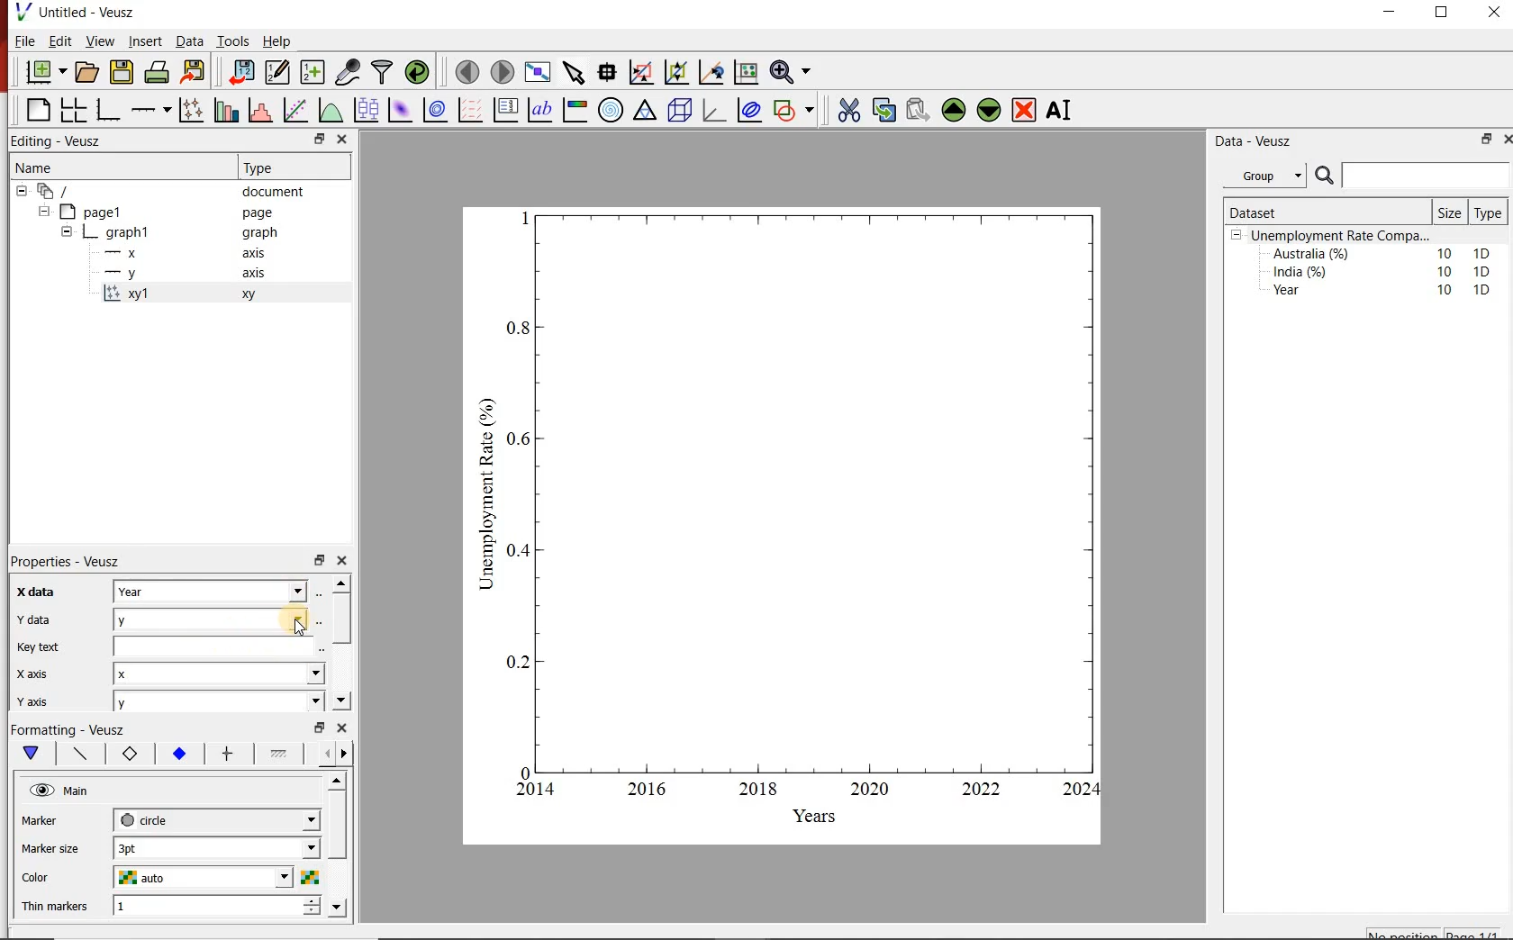 This screenshot has height=940, width=1513. I want to click on create new datasets, so click(312, 73).